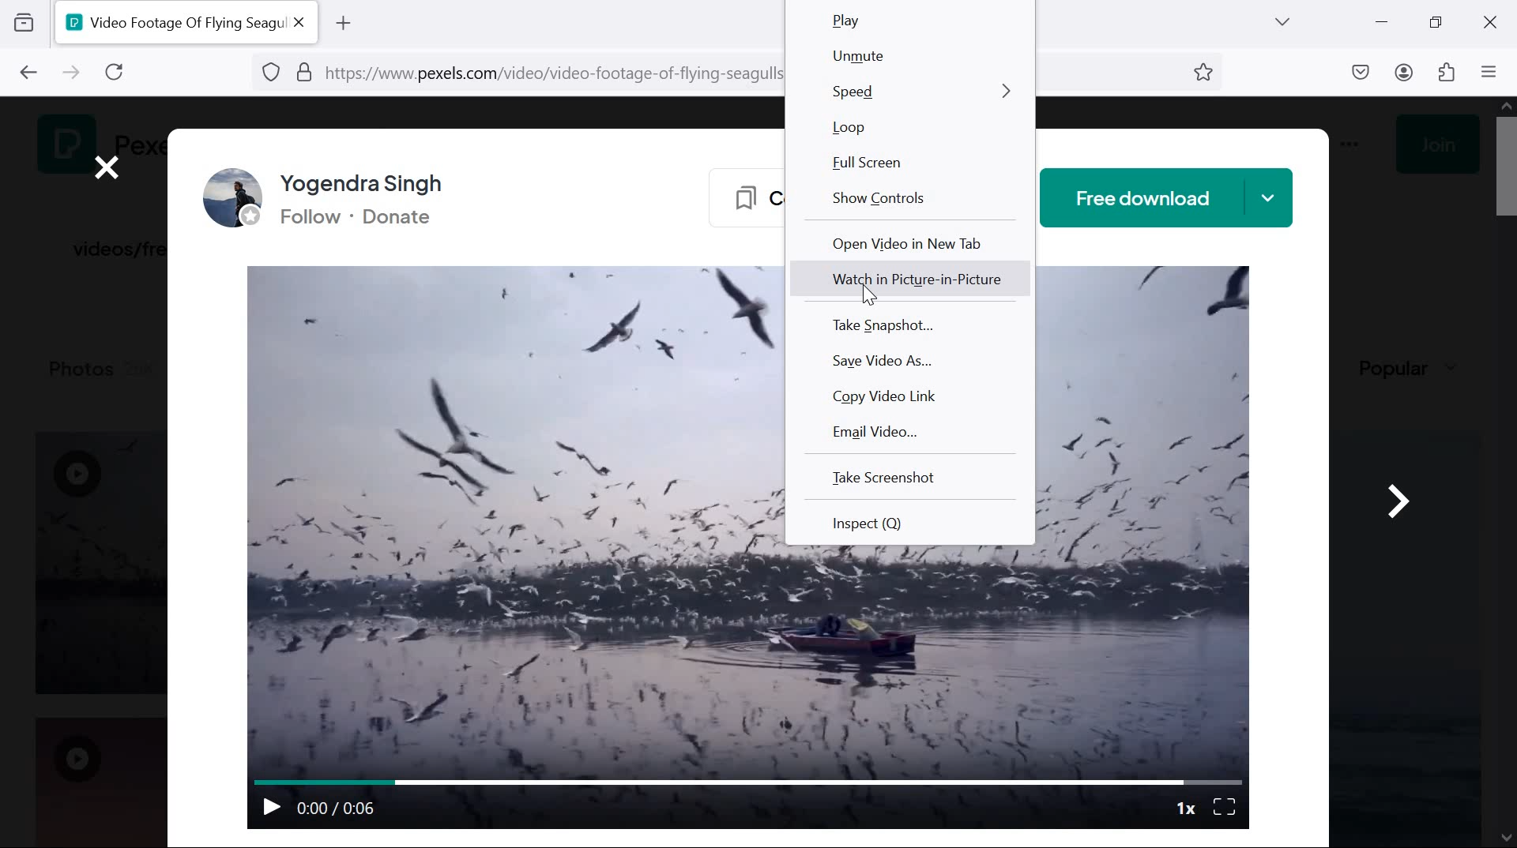 The image size is (1517, 848). What do you see at coordinates (923, 131) in the screenshot?
I see `loop` at bounding box center [923, 131].